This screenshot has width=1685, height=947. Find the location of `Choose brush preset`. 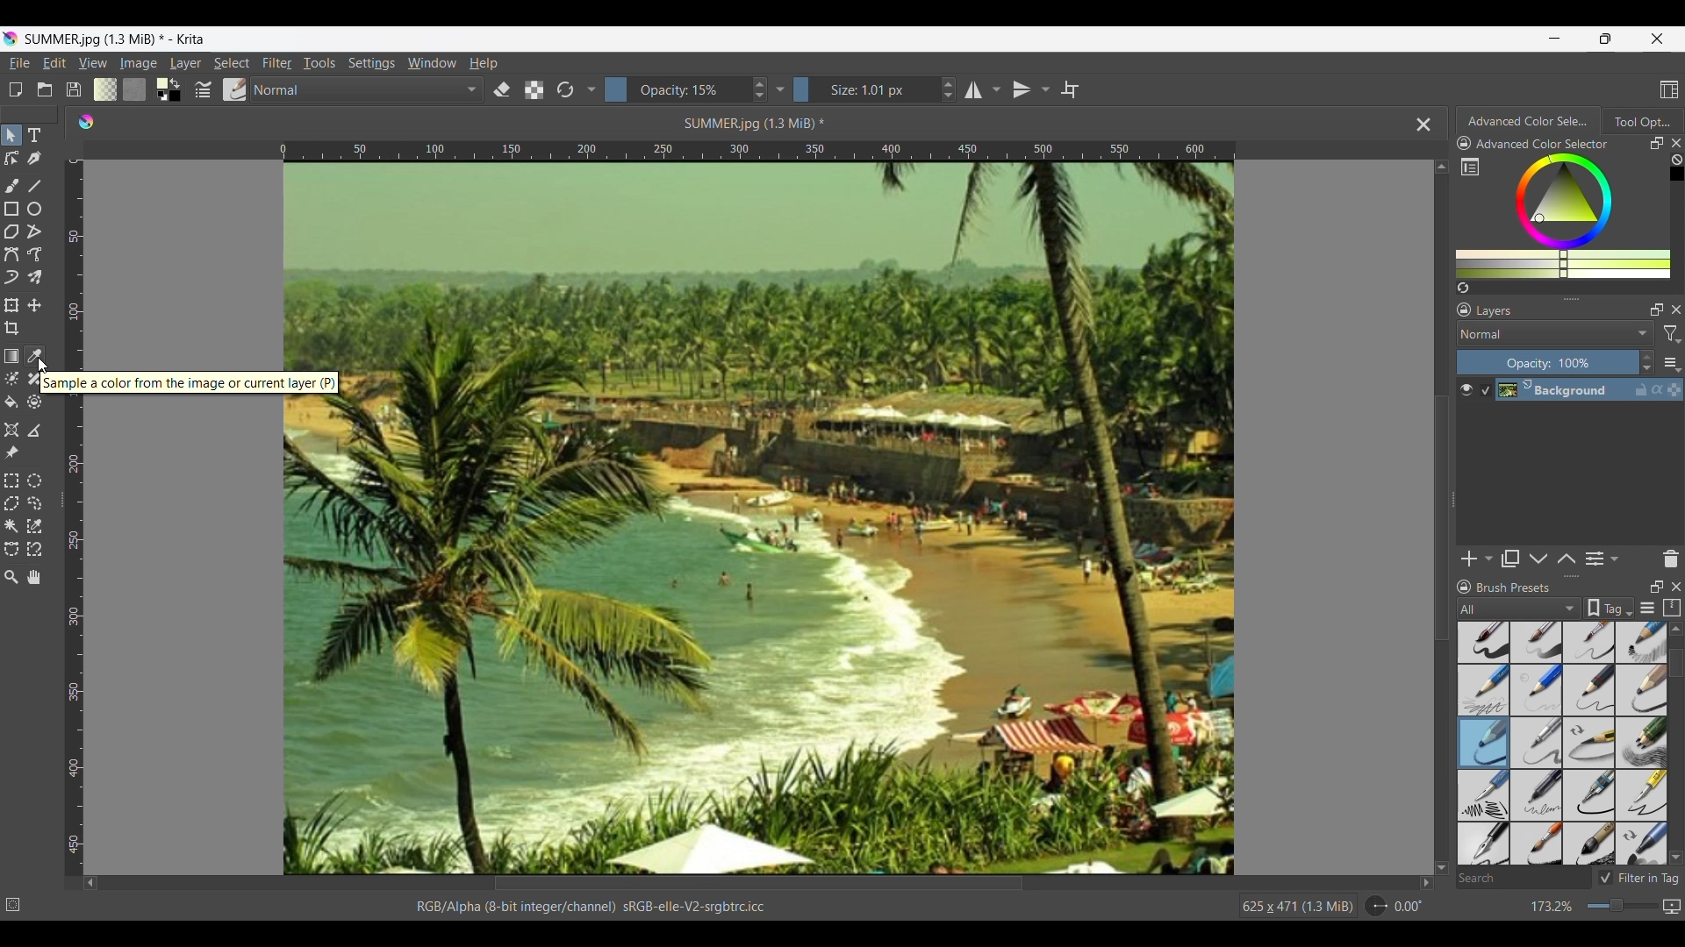

Choose brush preset is located at coordinates (235, 89).